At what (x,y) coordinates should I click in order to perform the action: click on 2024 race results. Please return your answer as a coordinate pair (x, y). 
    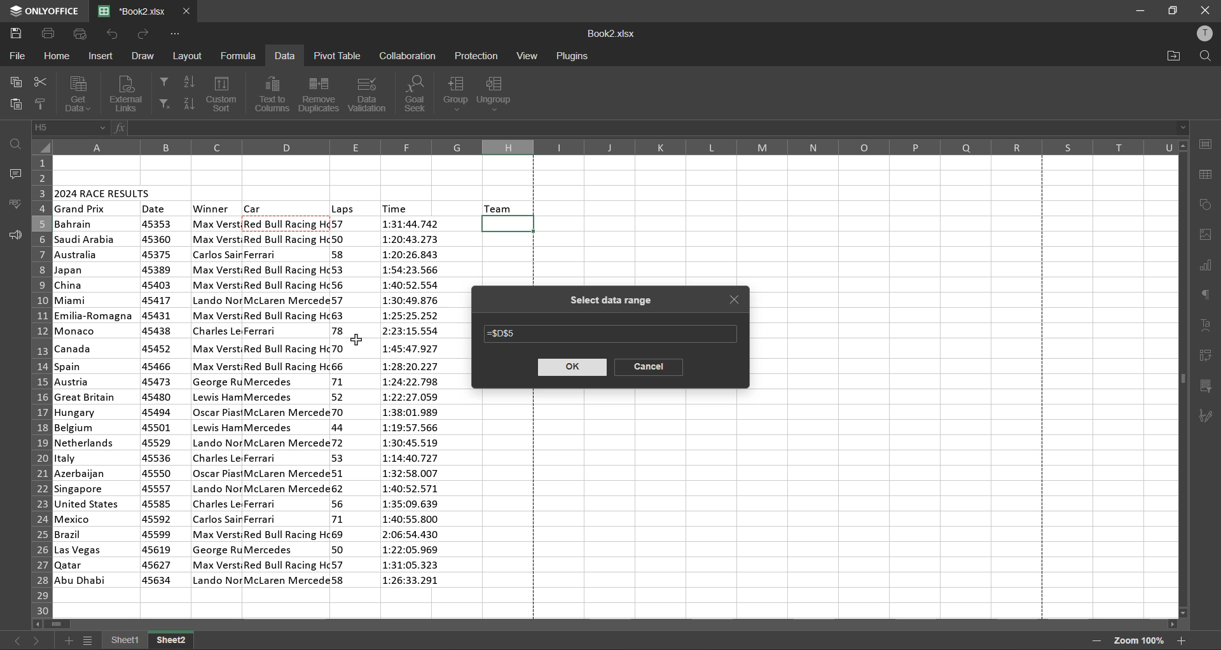
    Looking at the image, I should click on (104, 191).